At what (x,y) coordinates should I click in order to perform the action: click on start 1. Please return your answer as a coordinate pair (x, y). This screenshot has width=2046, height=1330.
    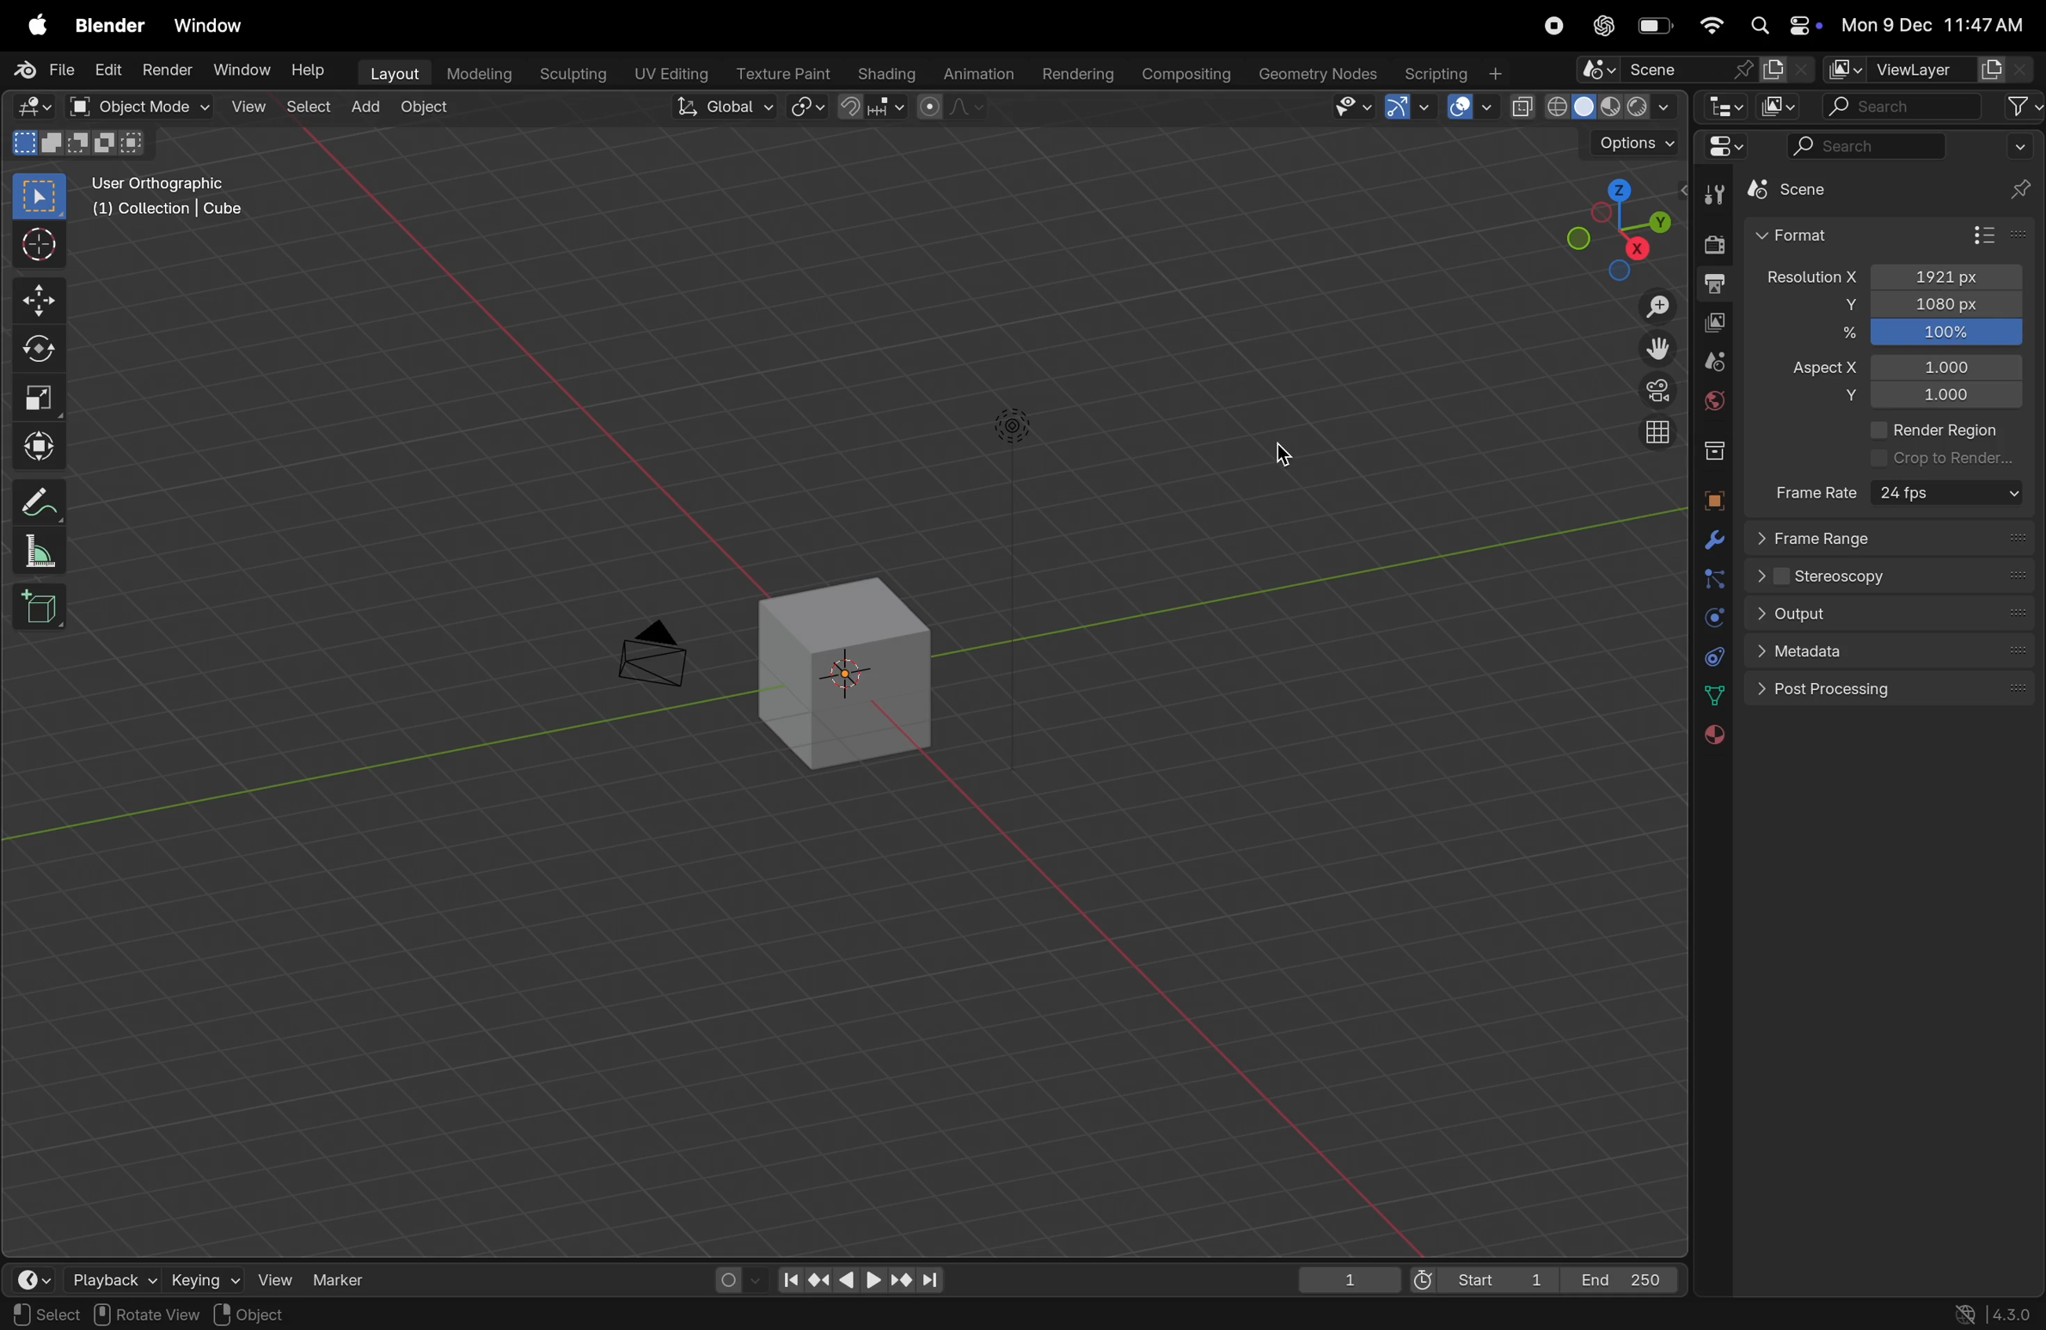
    Looking at the image, I should click on (1480, 1278).